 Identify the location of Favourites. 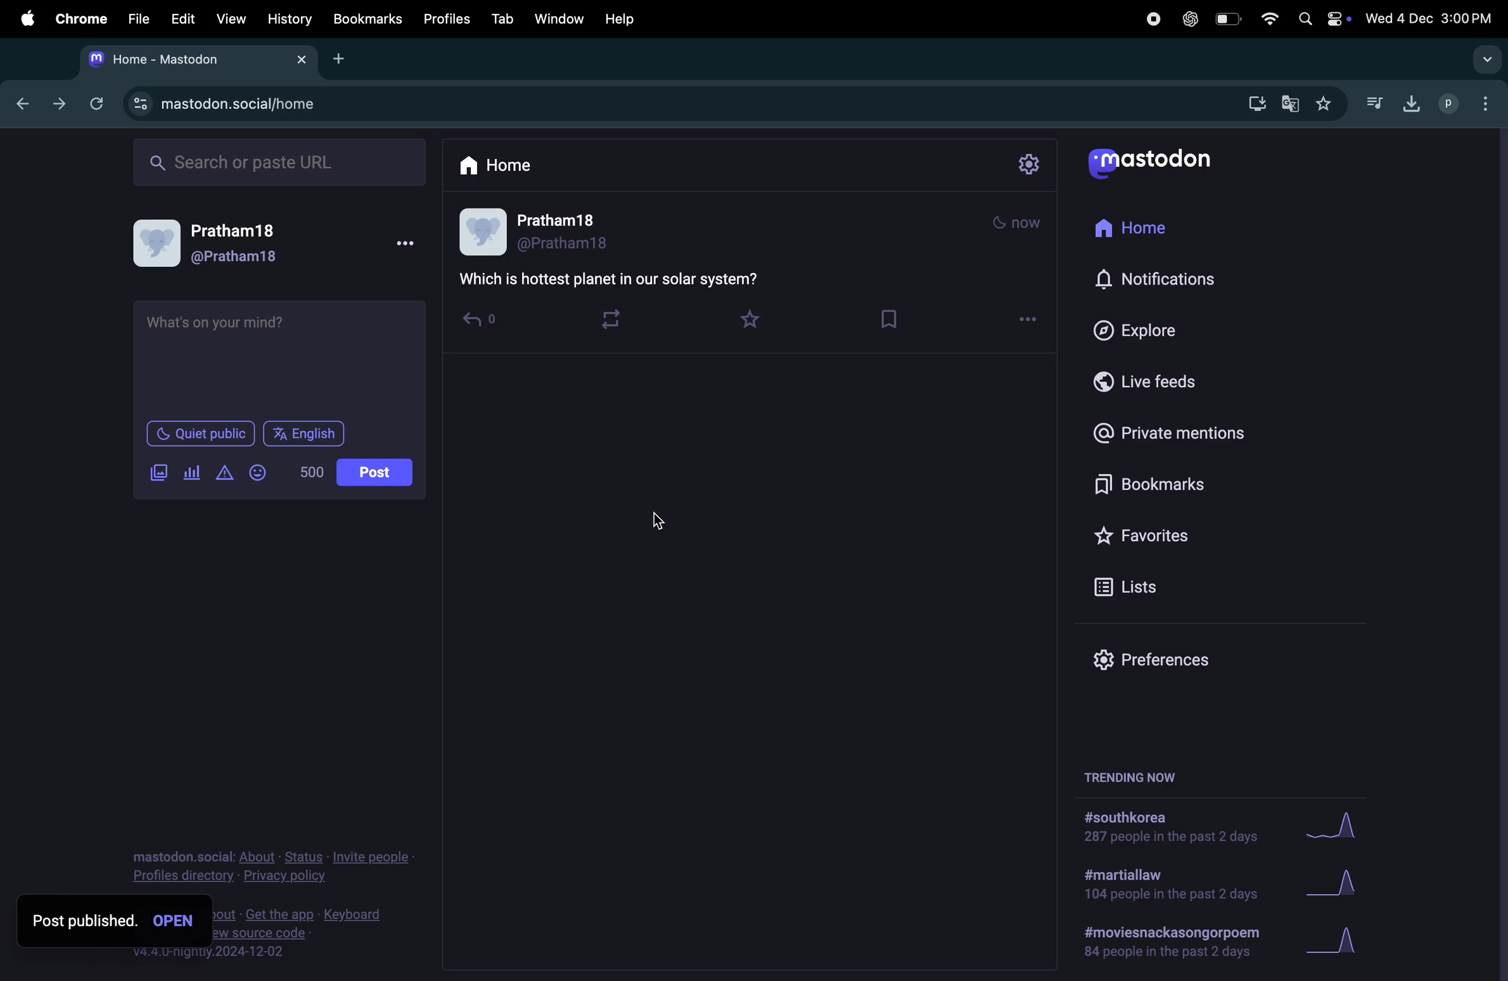
(1163, 537).